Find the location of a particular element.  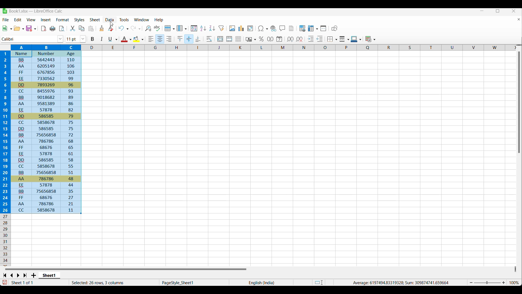

cursor is located at coordinates (111, 24).